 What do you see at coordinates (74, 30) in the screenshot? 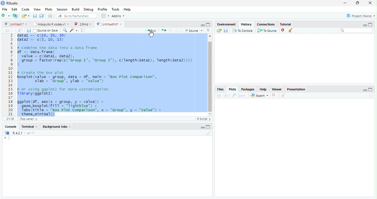
I see `Code tools` at bounding box center [74, 30].